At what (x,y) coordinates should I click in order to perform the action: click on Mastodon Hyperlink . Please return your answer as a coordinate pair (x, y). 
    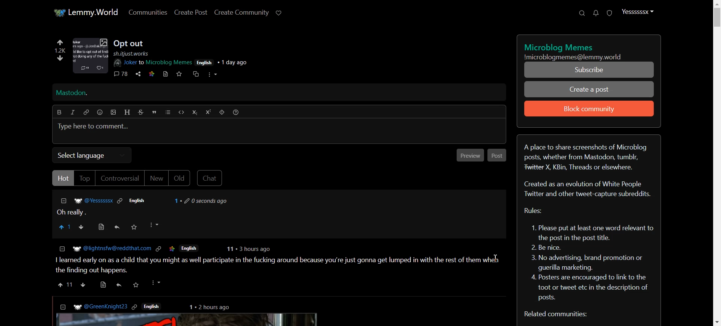
    Looking at the image, I should click on (280, 92).